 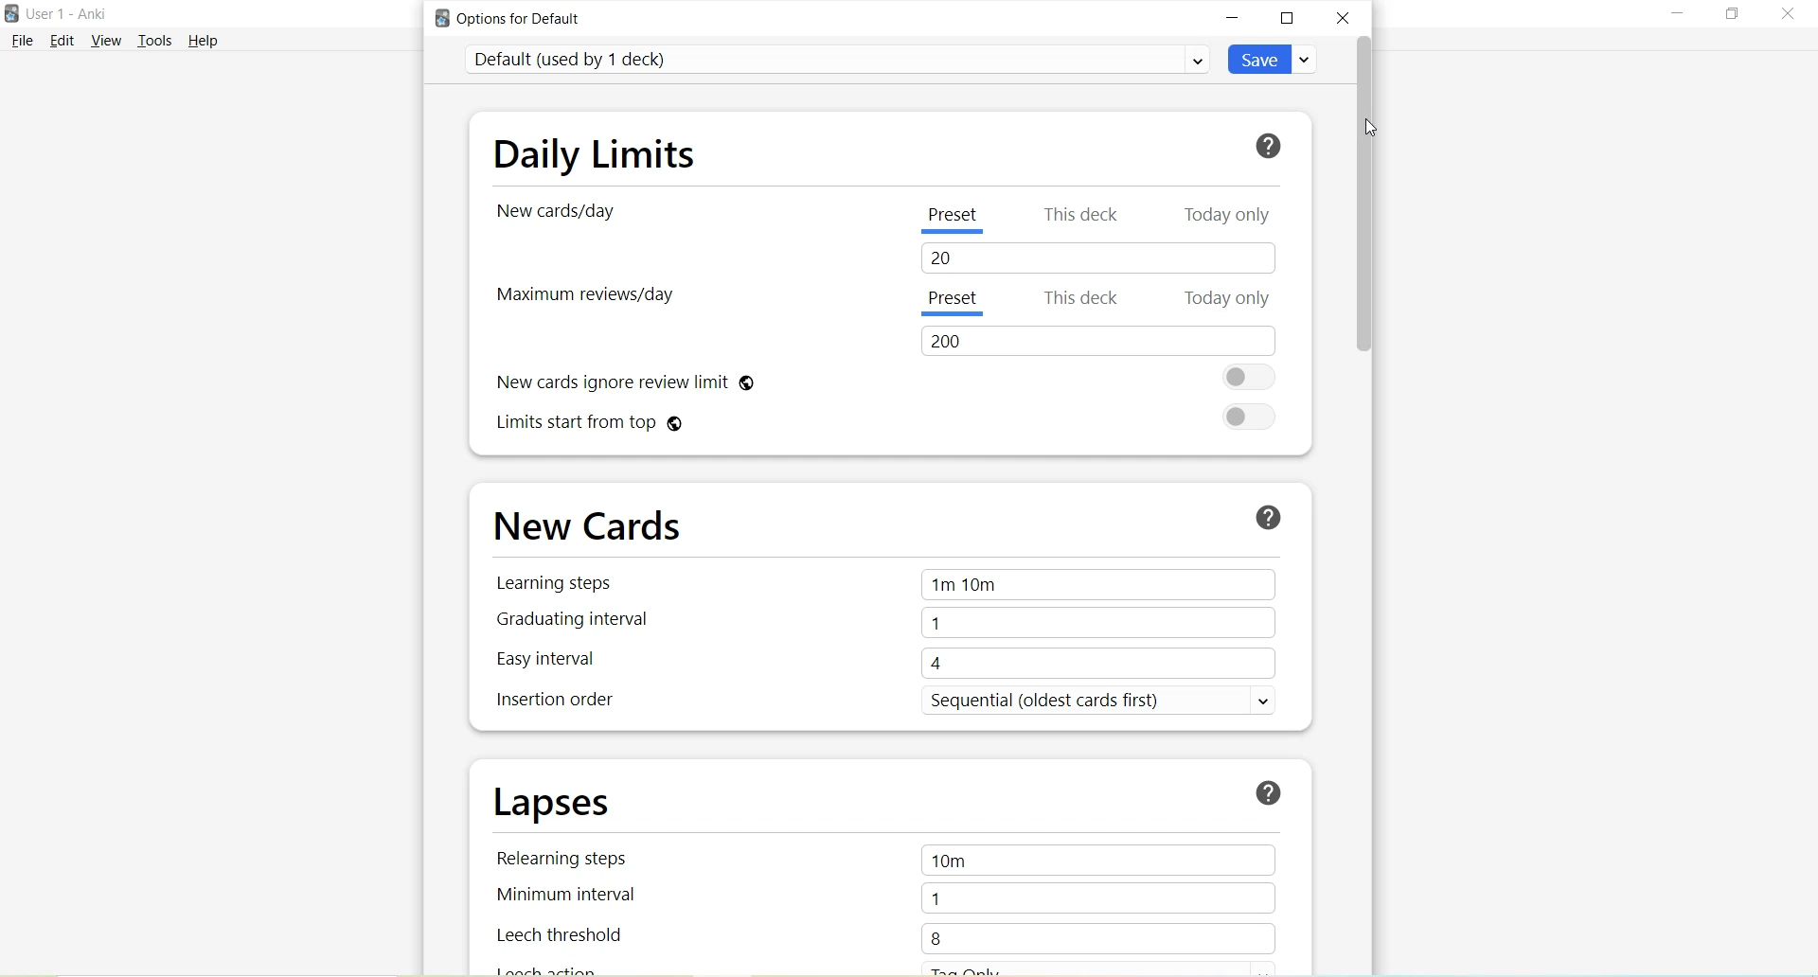 I want to click on Minimum interval, so click(x=565, y=897).